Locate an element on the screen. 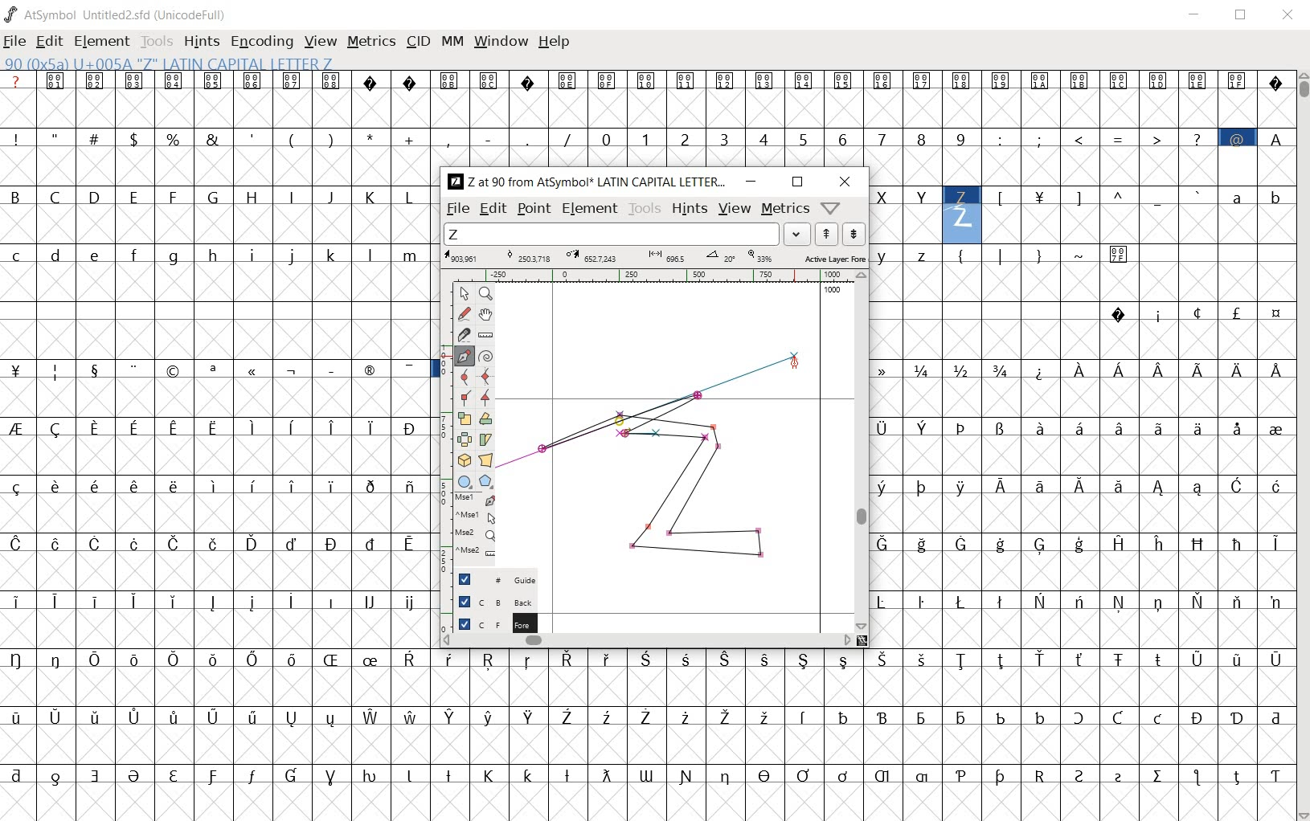  creative tail design is located at coordinates (651, 408).